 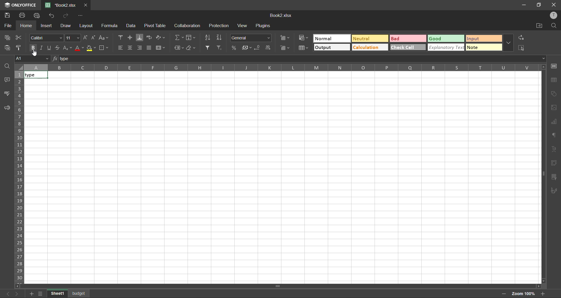 What do you see at coordinates (331, 47) in the screenshot?
I see `output` at bounding box center [331, 47].